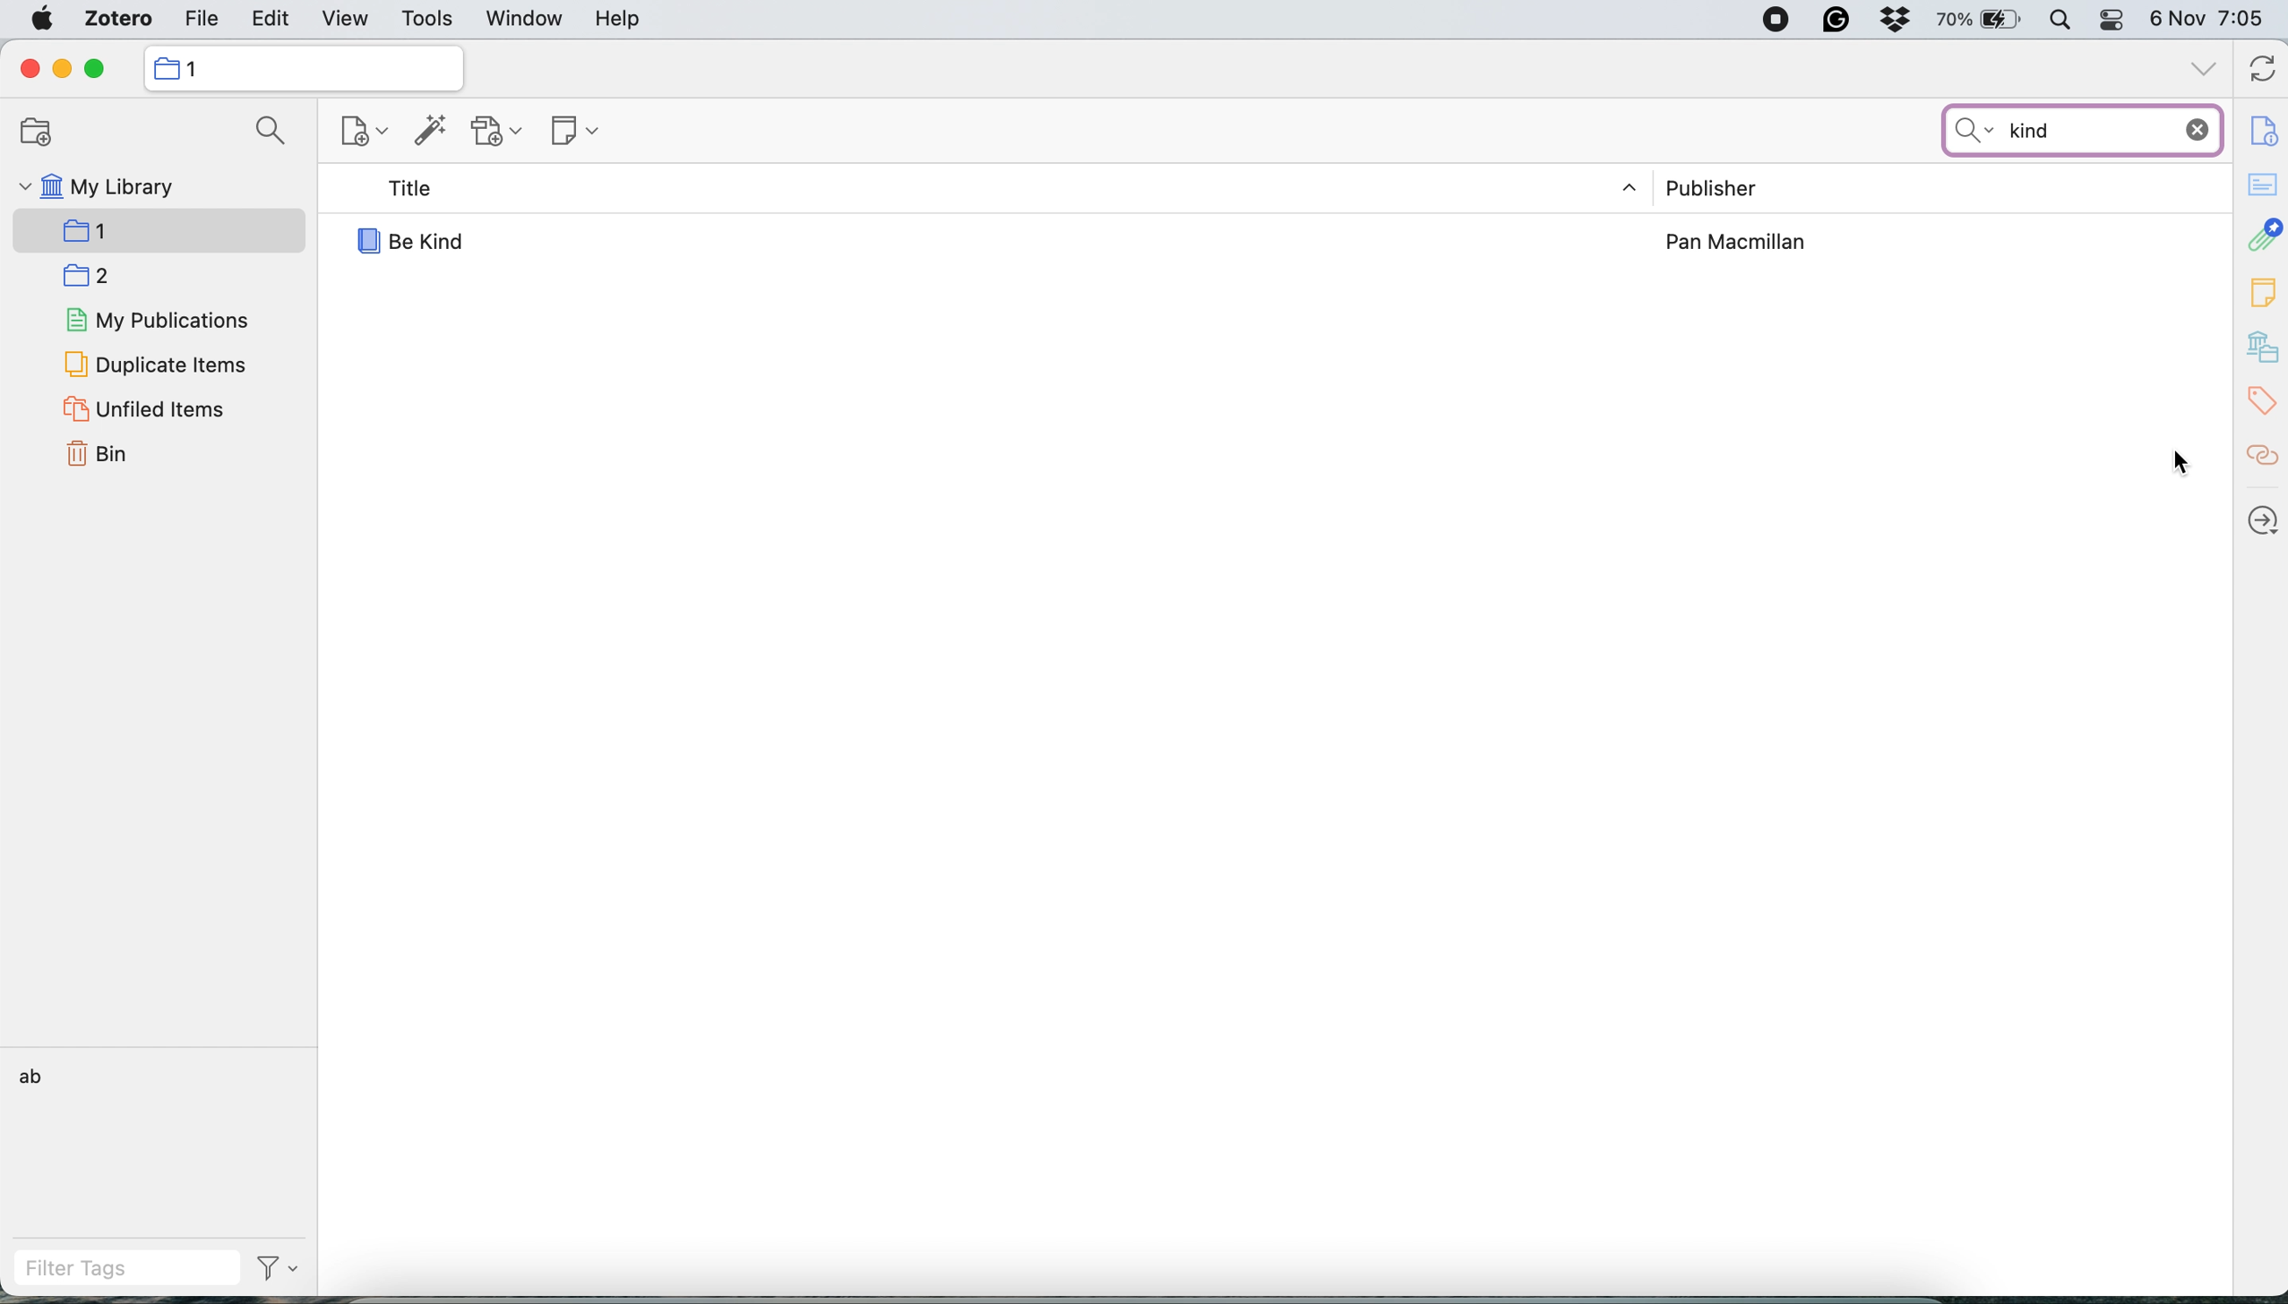 This screenshot has height=1304, width=2288. What do you see at coordinates (1774, 21) in the screenshot?
I see `screen recorder` at bounding box center [1774, 21].